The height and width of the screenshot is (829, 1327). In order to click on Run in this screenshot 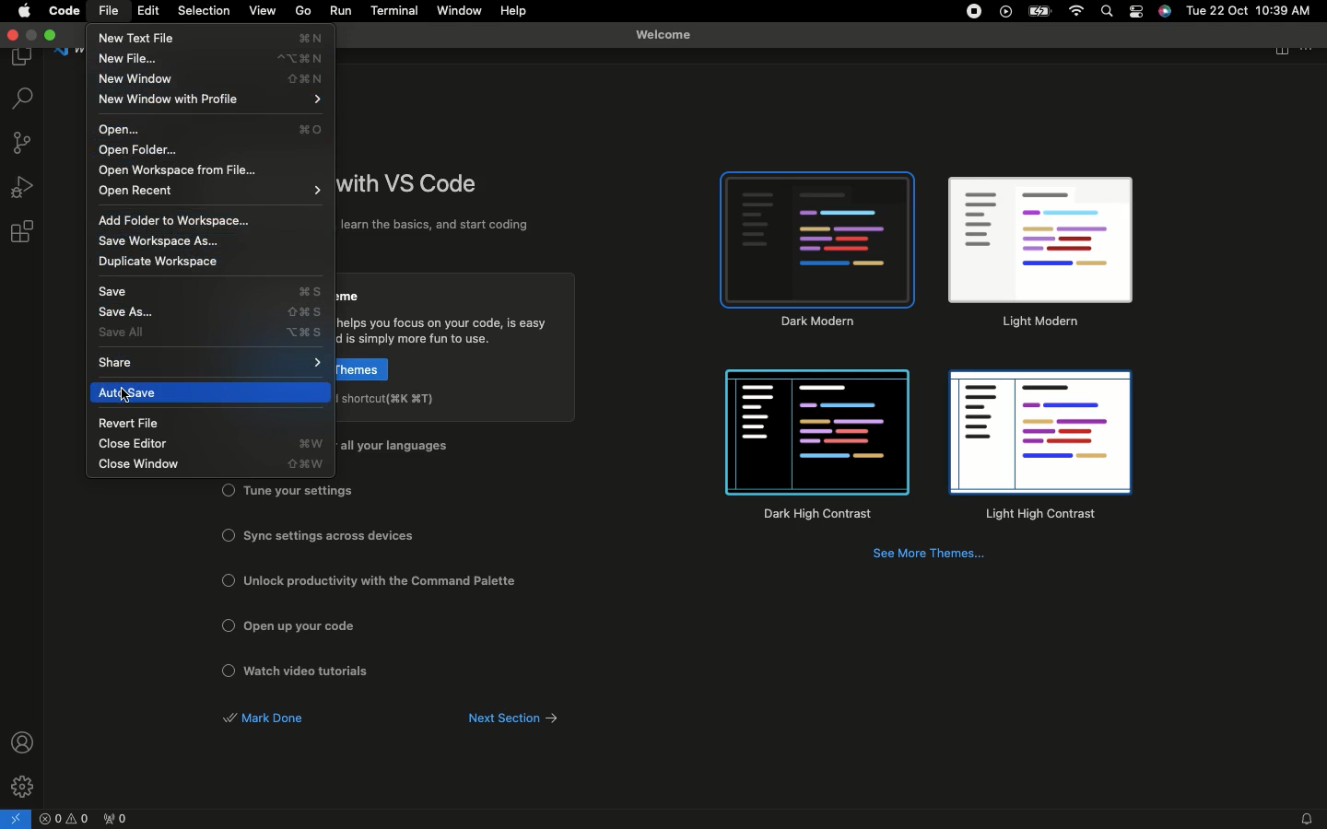, I will do `click(341, 13)`.